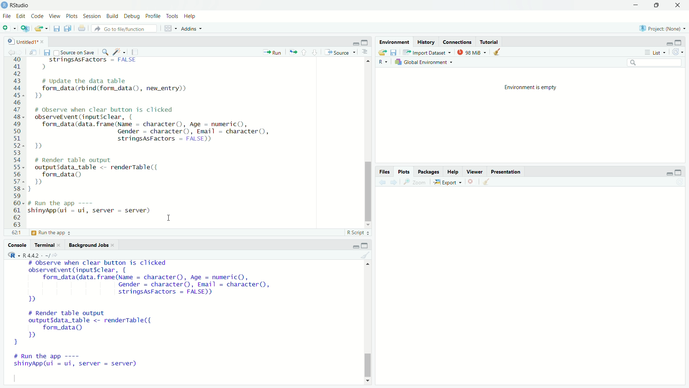 The height and width of the screenshot is (388, 689). I want to click on packages, so click(429, 172).